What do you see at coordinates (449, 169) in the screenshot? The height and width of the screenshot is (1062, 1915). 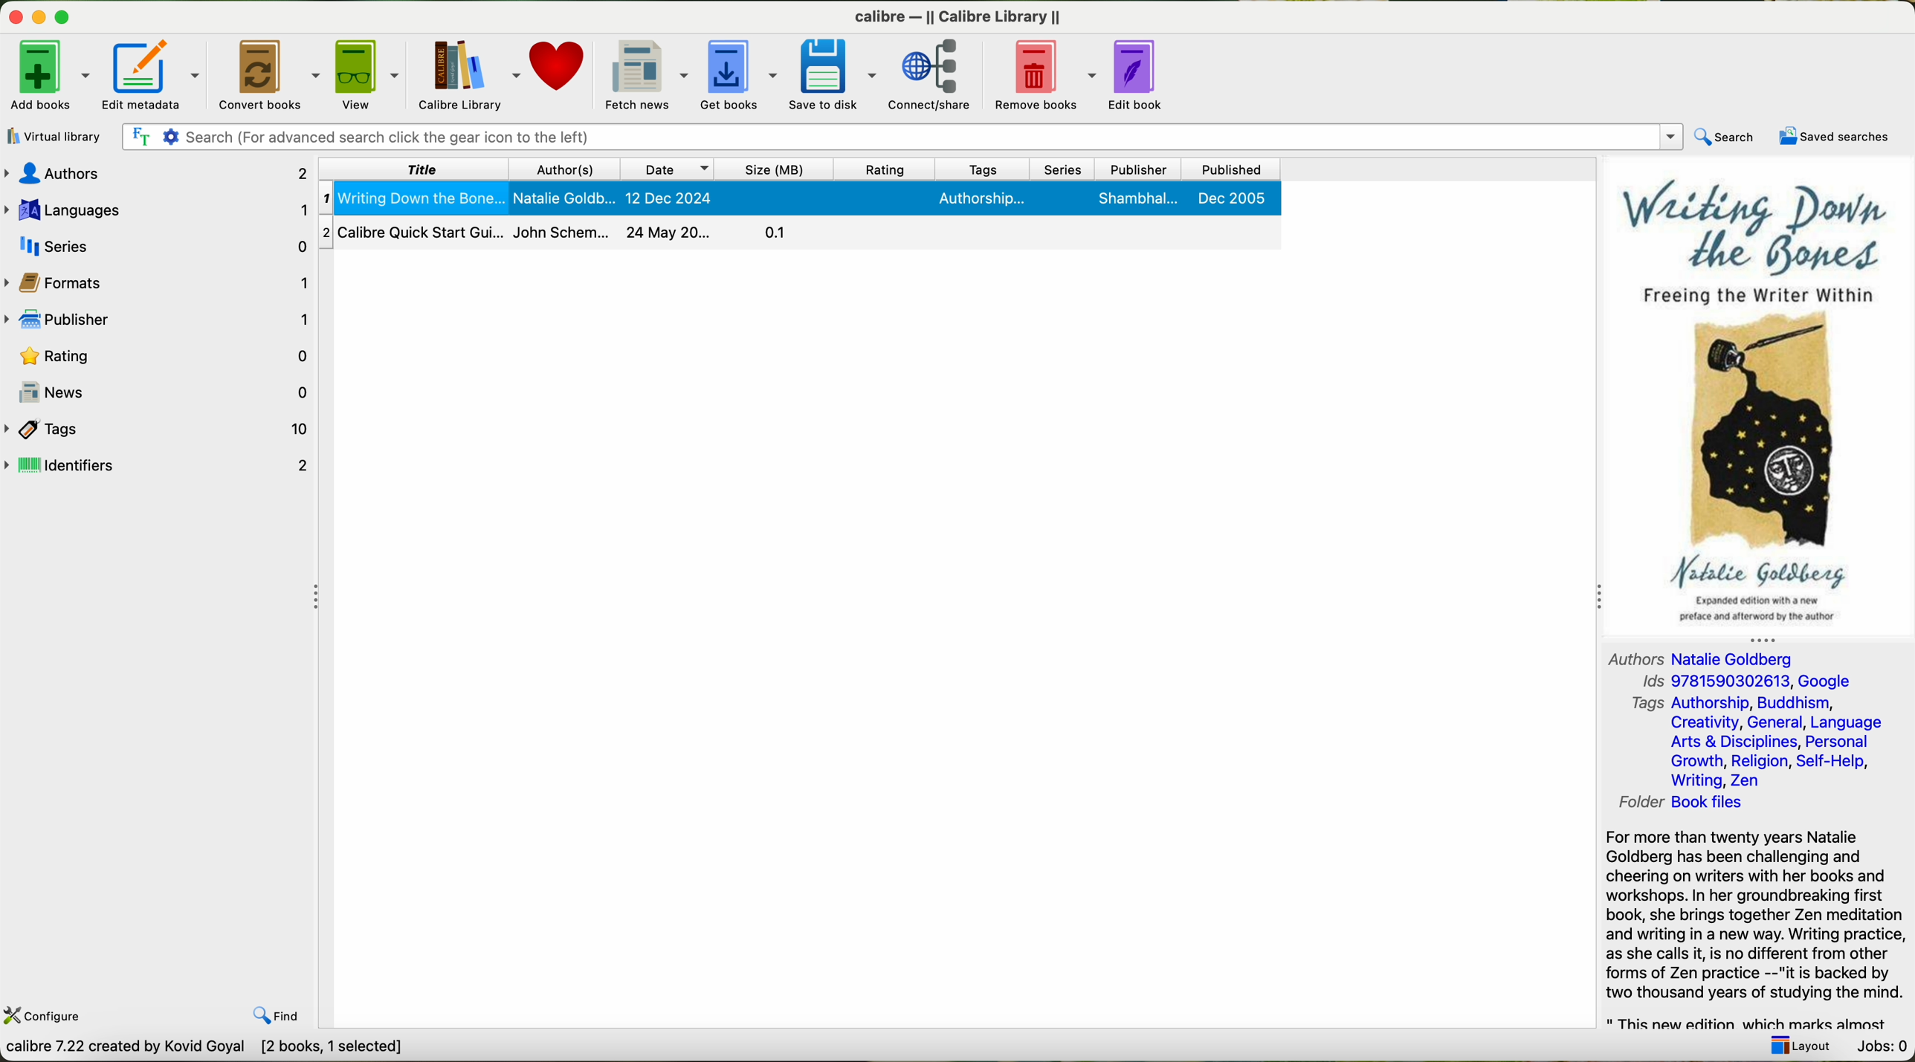 I see `title` at bounding box center [449, 169].